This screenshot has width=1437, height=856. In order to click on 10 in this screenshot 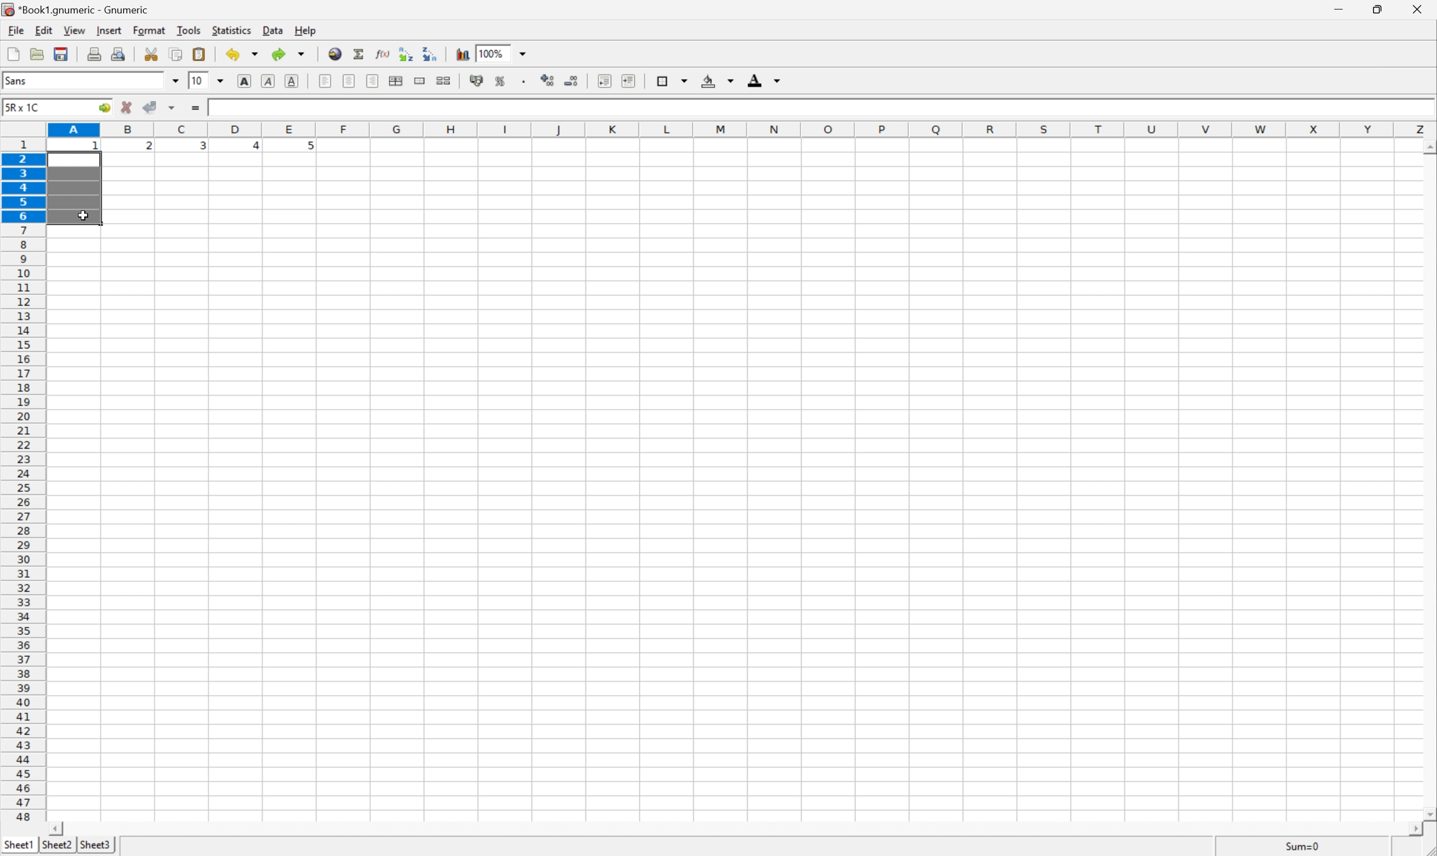, I will do `click(198, 81)`.